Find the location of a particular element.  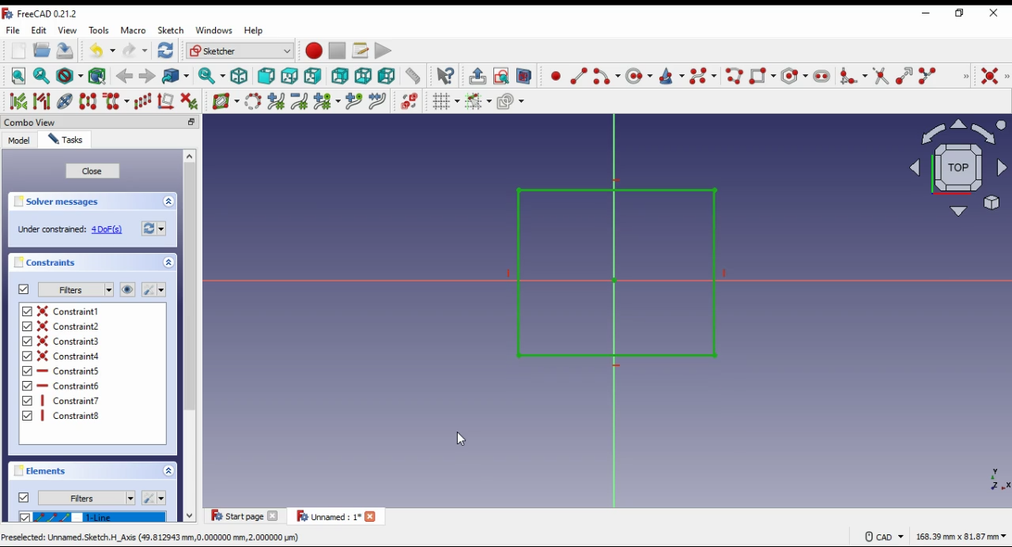

select associated constraints is located at coordinates (19, 101).